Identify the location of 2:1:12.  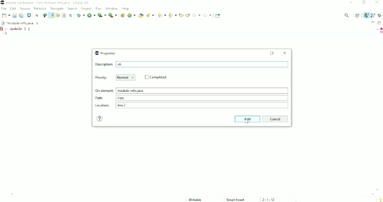
(269, 200).